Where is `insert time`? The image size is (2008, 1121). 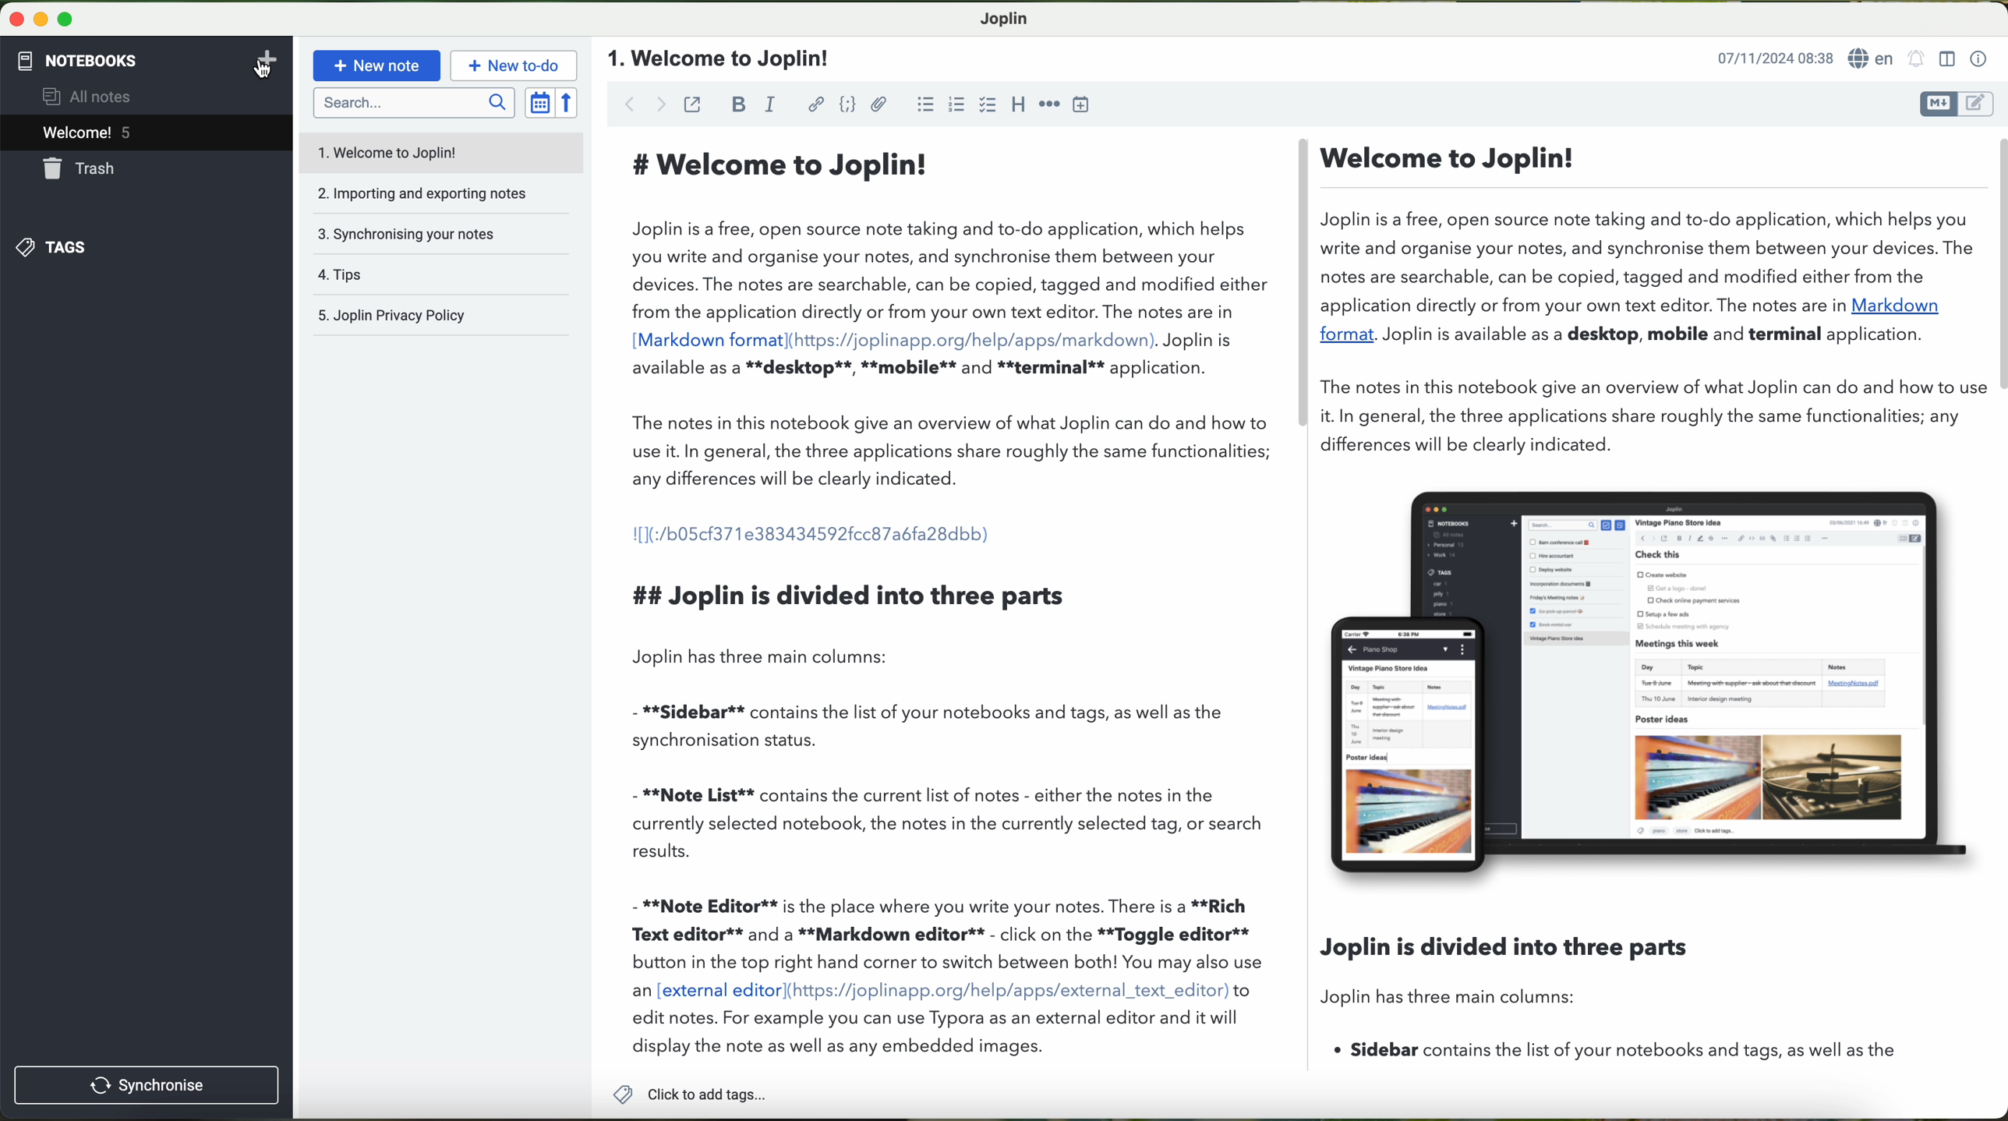 insert time is located at coordinates (1083, 104).